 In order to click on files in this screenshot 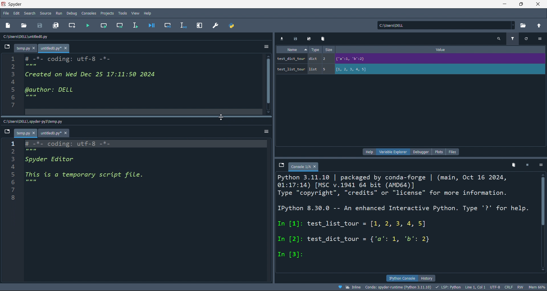, I will do `click(454, 151)`.